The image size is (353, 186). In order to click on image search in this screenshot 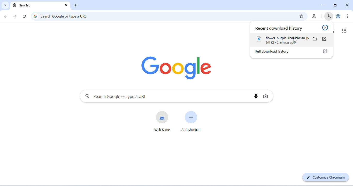, I will do `click(266, 96)`.